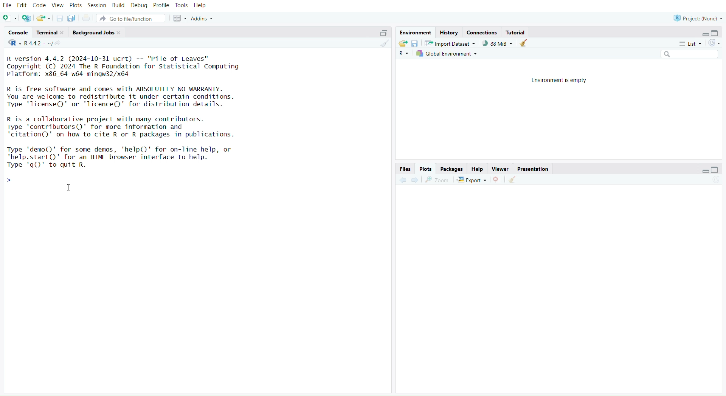 Image resolution: width=726 pixels, height=396 pixels. What do you see at coordinates (162, 6) in the screenshot?
I see `profile` at bounding box center [162, 6].